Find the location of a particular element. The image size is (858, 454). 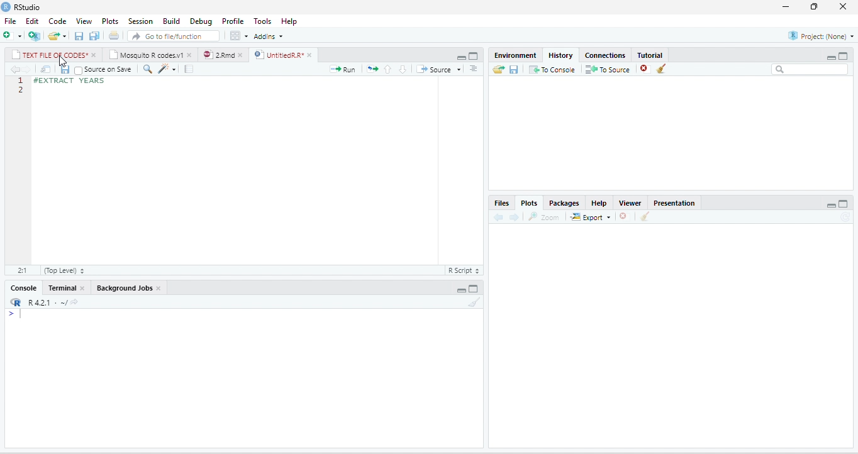

Console is located at coordinates (23, 288).